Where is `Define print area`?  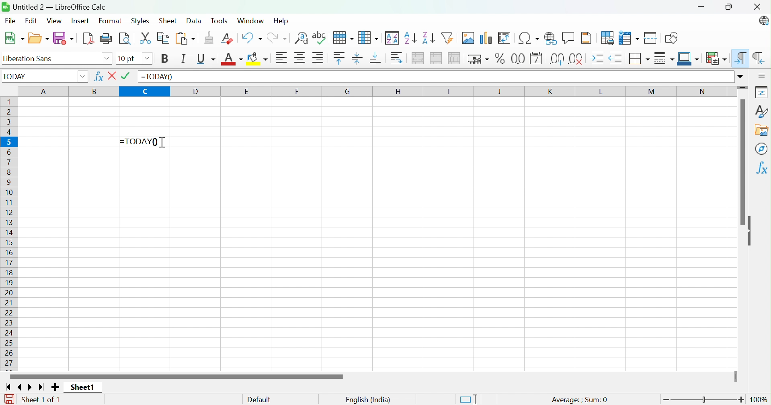
Define print area is located at coordinates (608, 38).